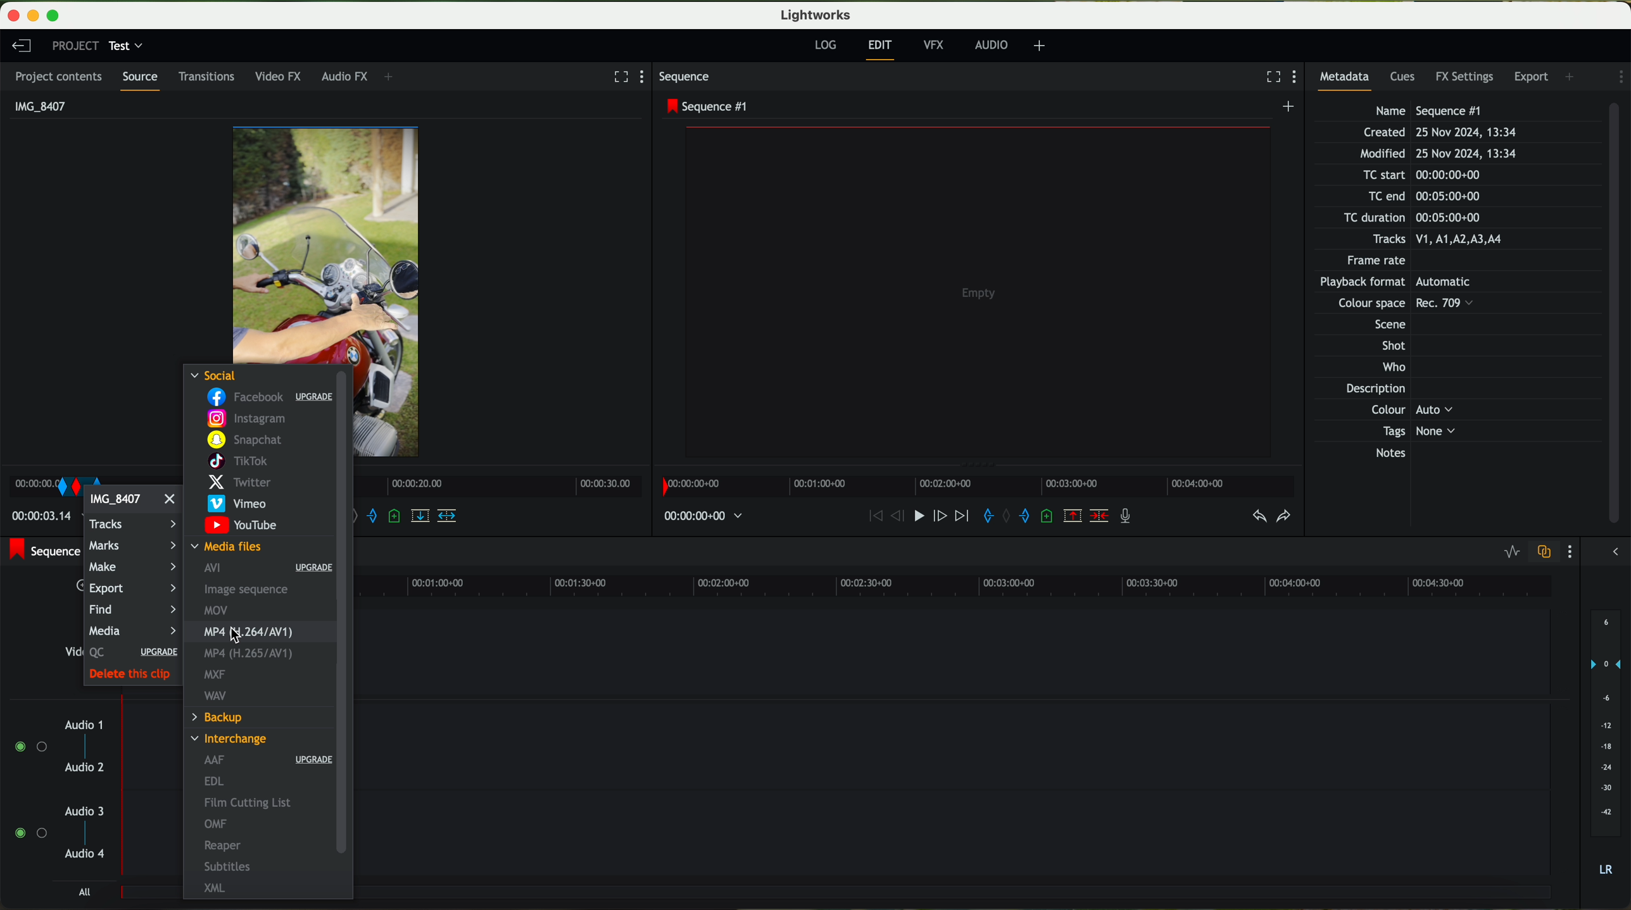 Image resolution: width=1631 pixels, height=910 pixels. I want to click on find, so click(110, 611).